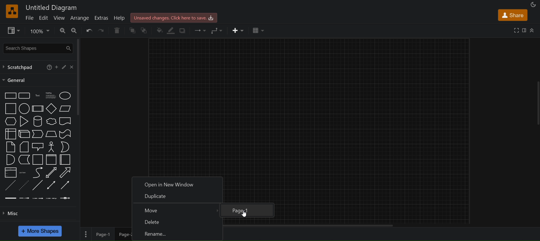  Describe the element at coordinates (29, 18) in the screenshot. I see `file` at that location.